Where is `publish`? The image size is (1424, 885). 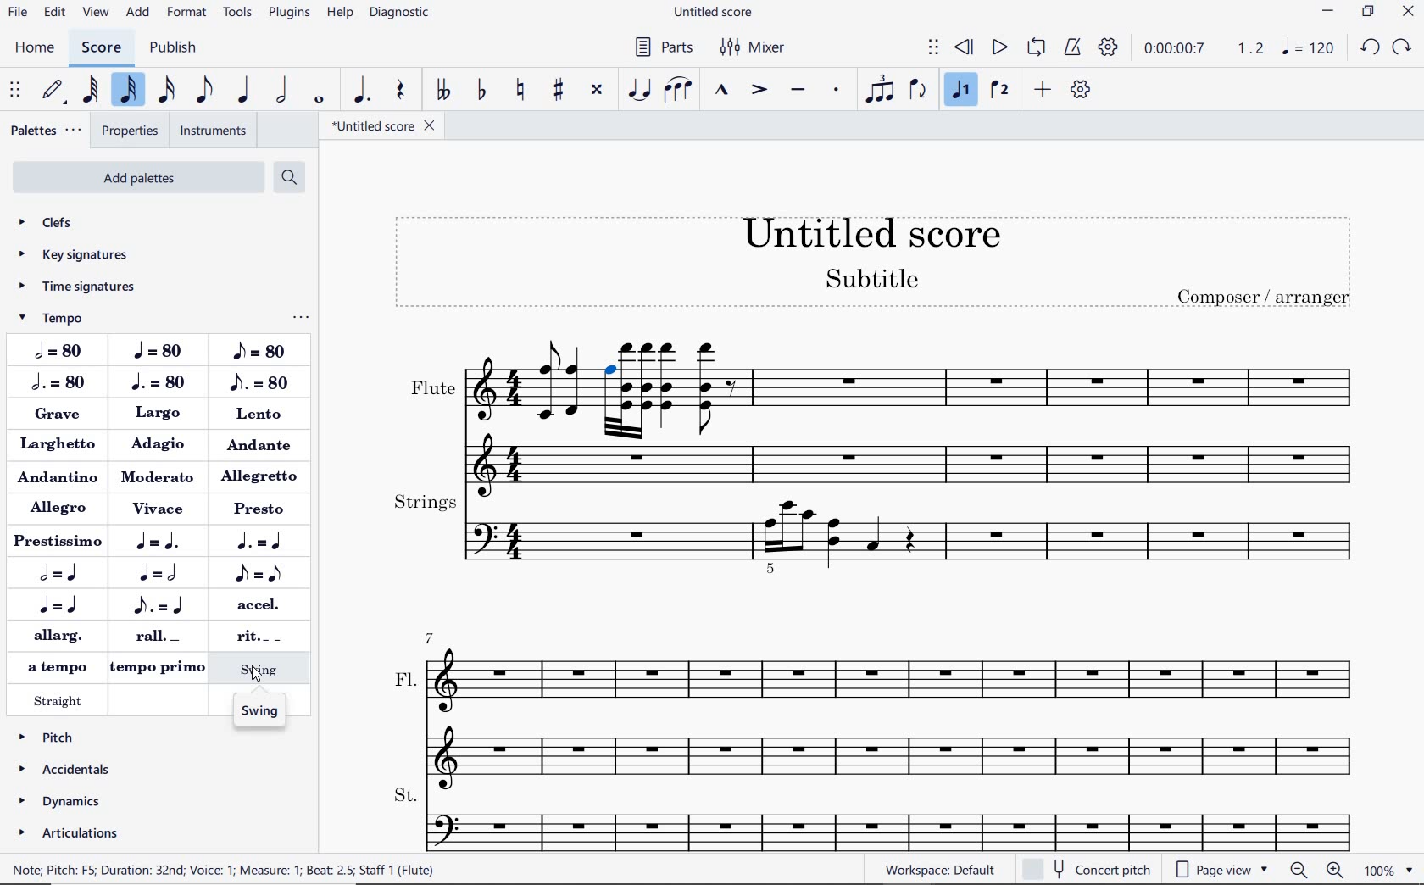 publish is located at coordinates (175, 48).